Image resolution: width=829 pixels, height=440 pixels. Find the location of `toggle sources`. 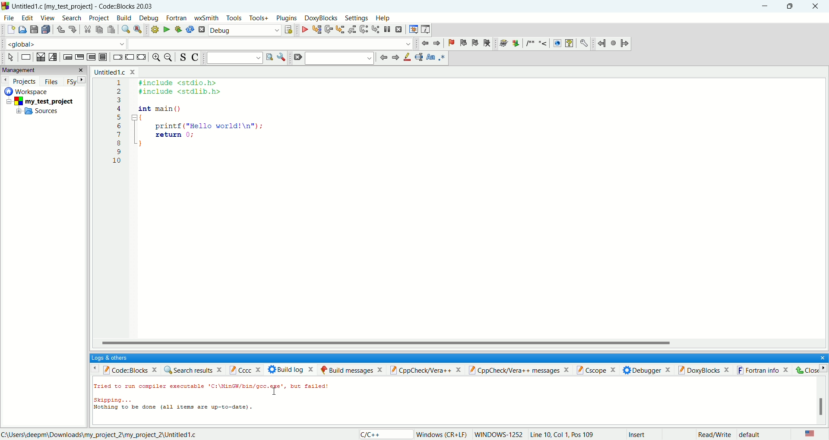

toggle sources is located at coordinates (184, 57).